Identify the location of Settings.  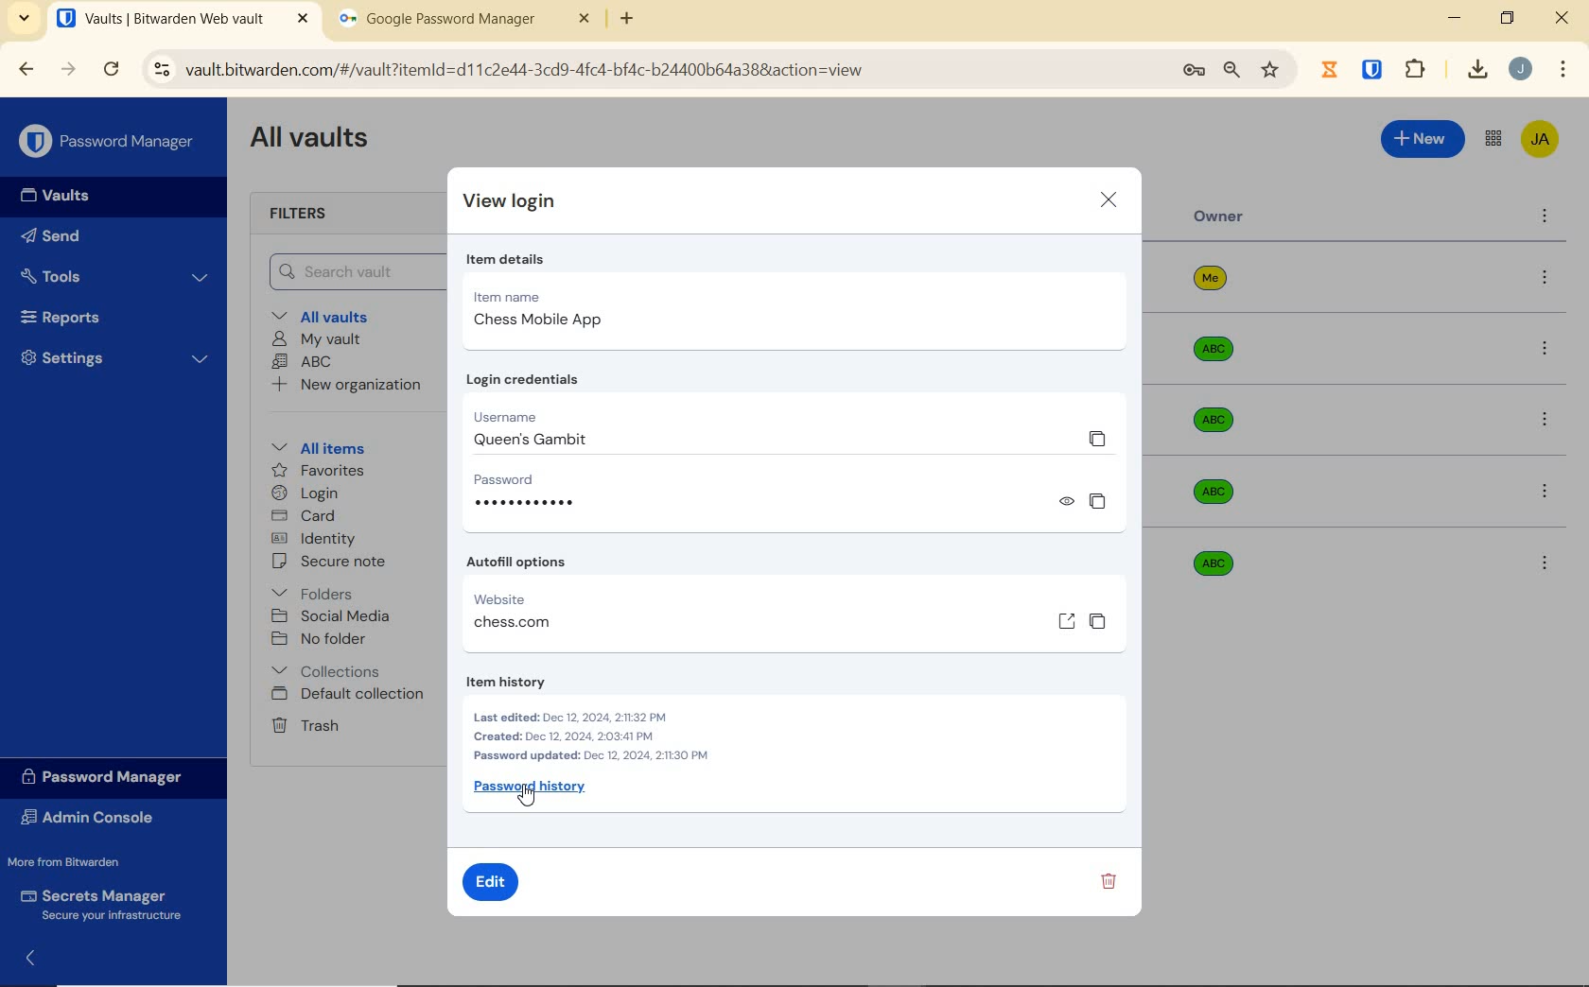
(118, 359).